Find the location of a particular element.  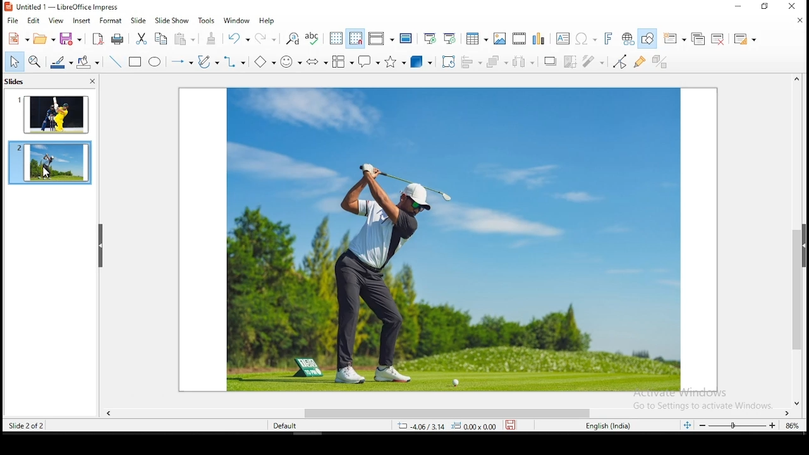

select is located at coordinates (13, 61).